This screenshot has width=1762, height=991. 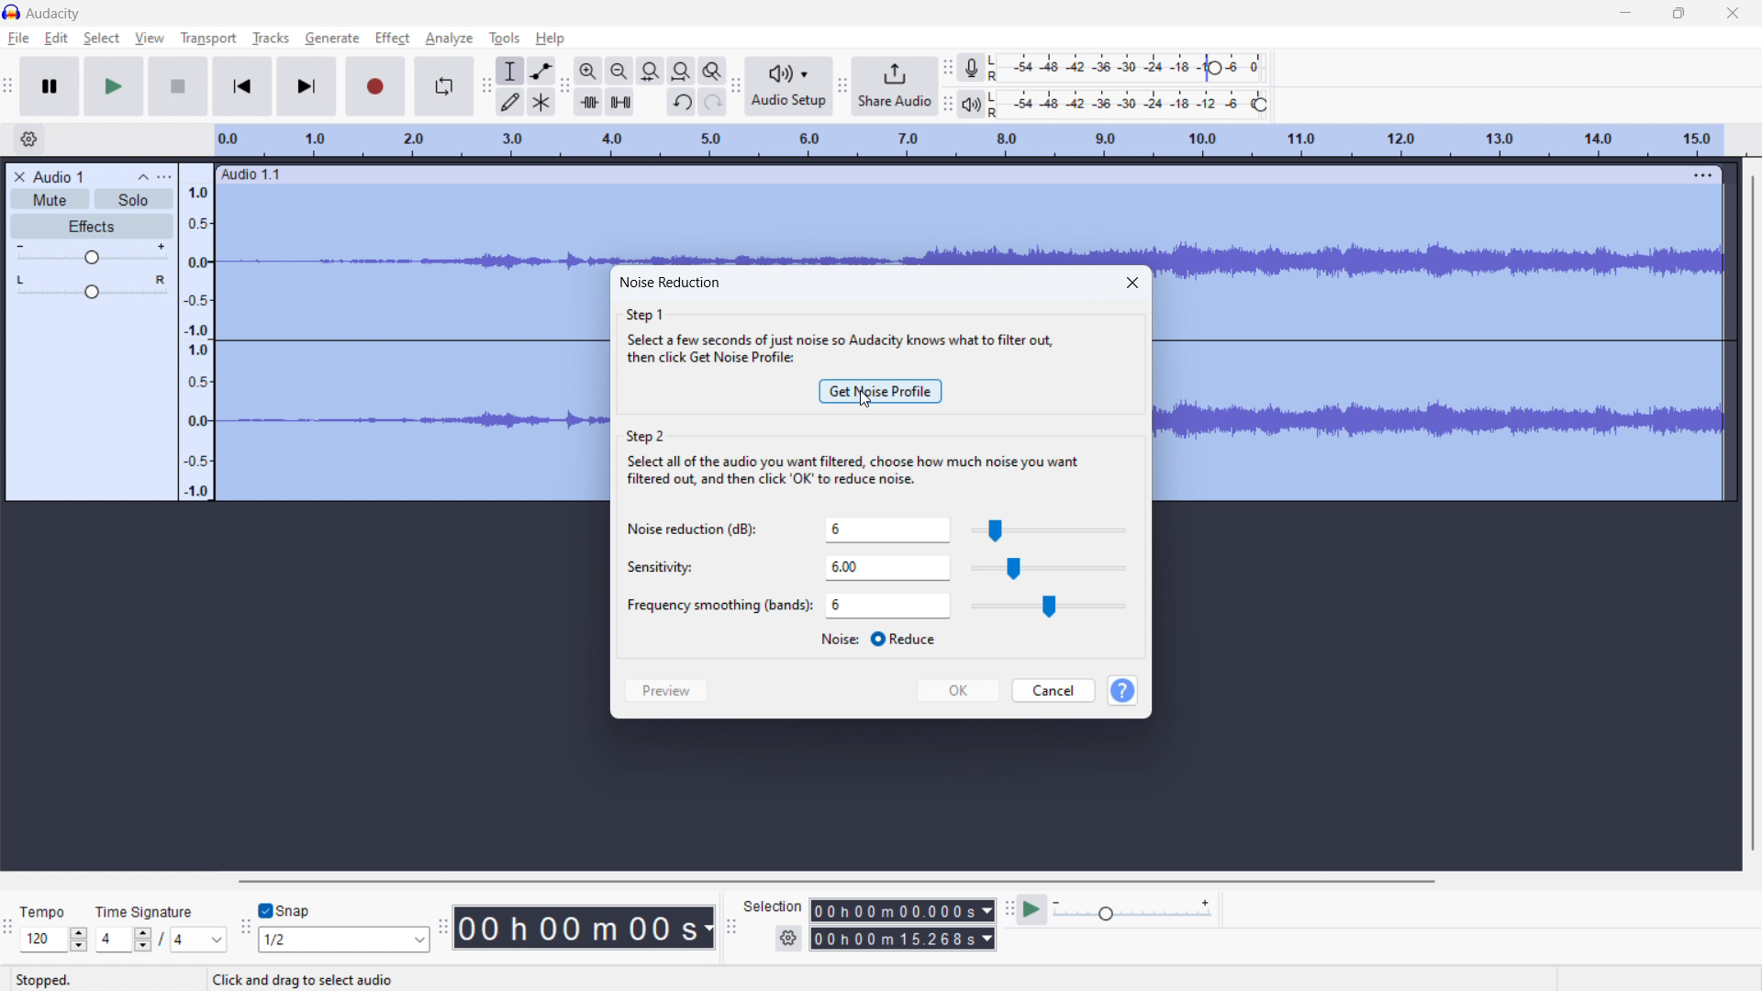 What do you see at coordinates (889, 530) in the screenshot?
I see `set noise reduction level` at bounding box center [889, 530].